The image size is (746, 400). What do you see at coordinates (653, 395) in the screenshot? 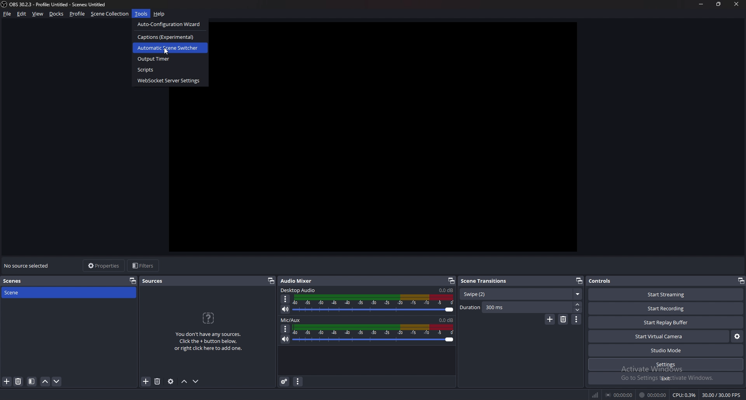
I see `recording duration` at bounding box center [653, 395].